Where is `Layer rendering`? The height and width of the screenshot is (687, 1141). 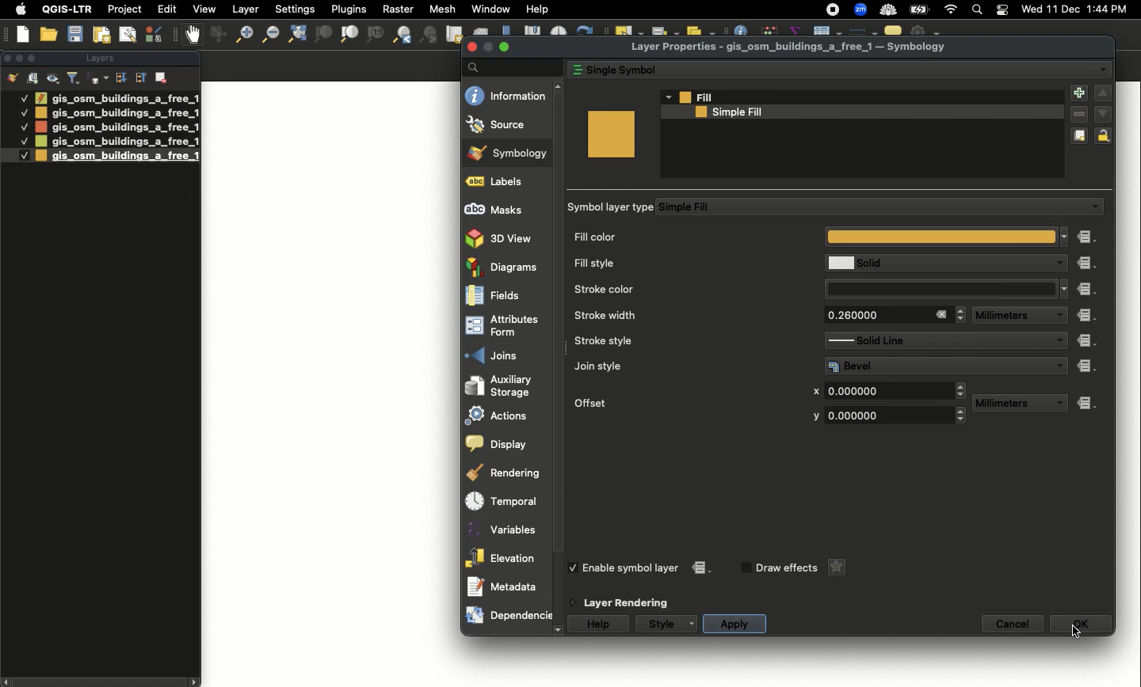
Layer rendering is located at coordinates (632, 603).